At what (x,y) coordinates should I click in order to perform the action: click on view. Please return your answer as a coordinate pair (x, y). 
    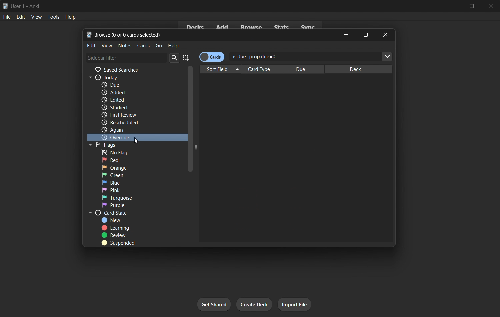
    Looking at the image, I should click on (107, 46).